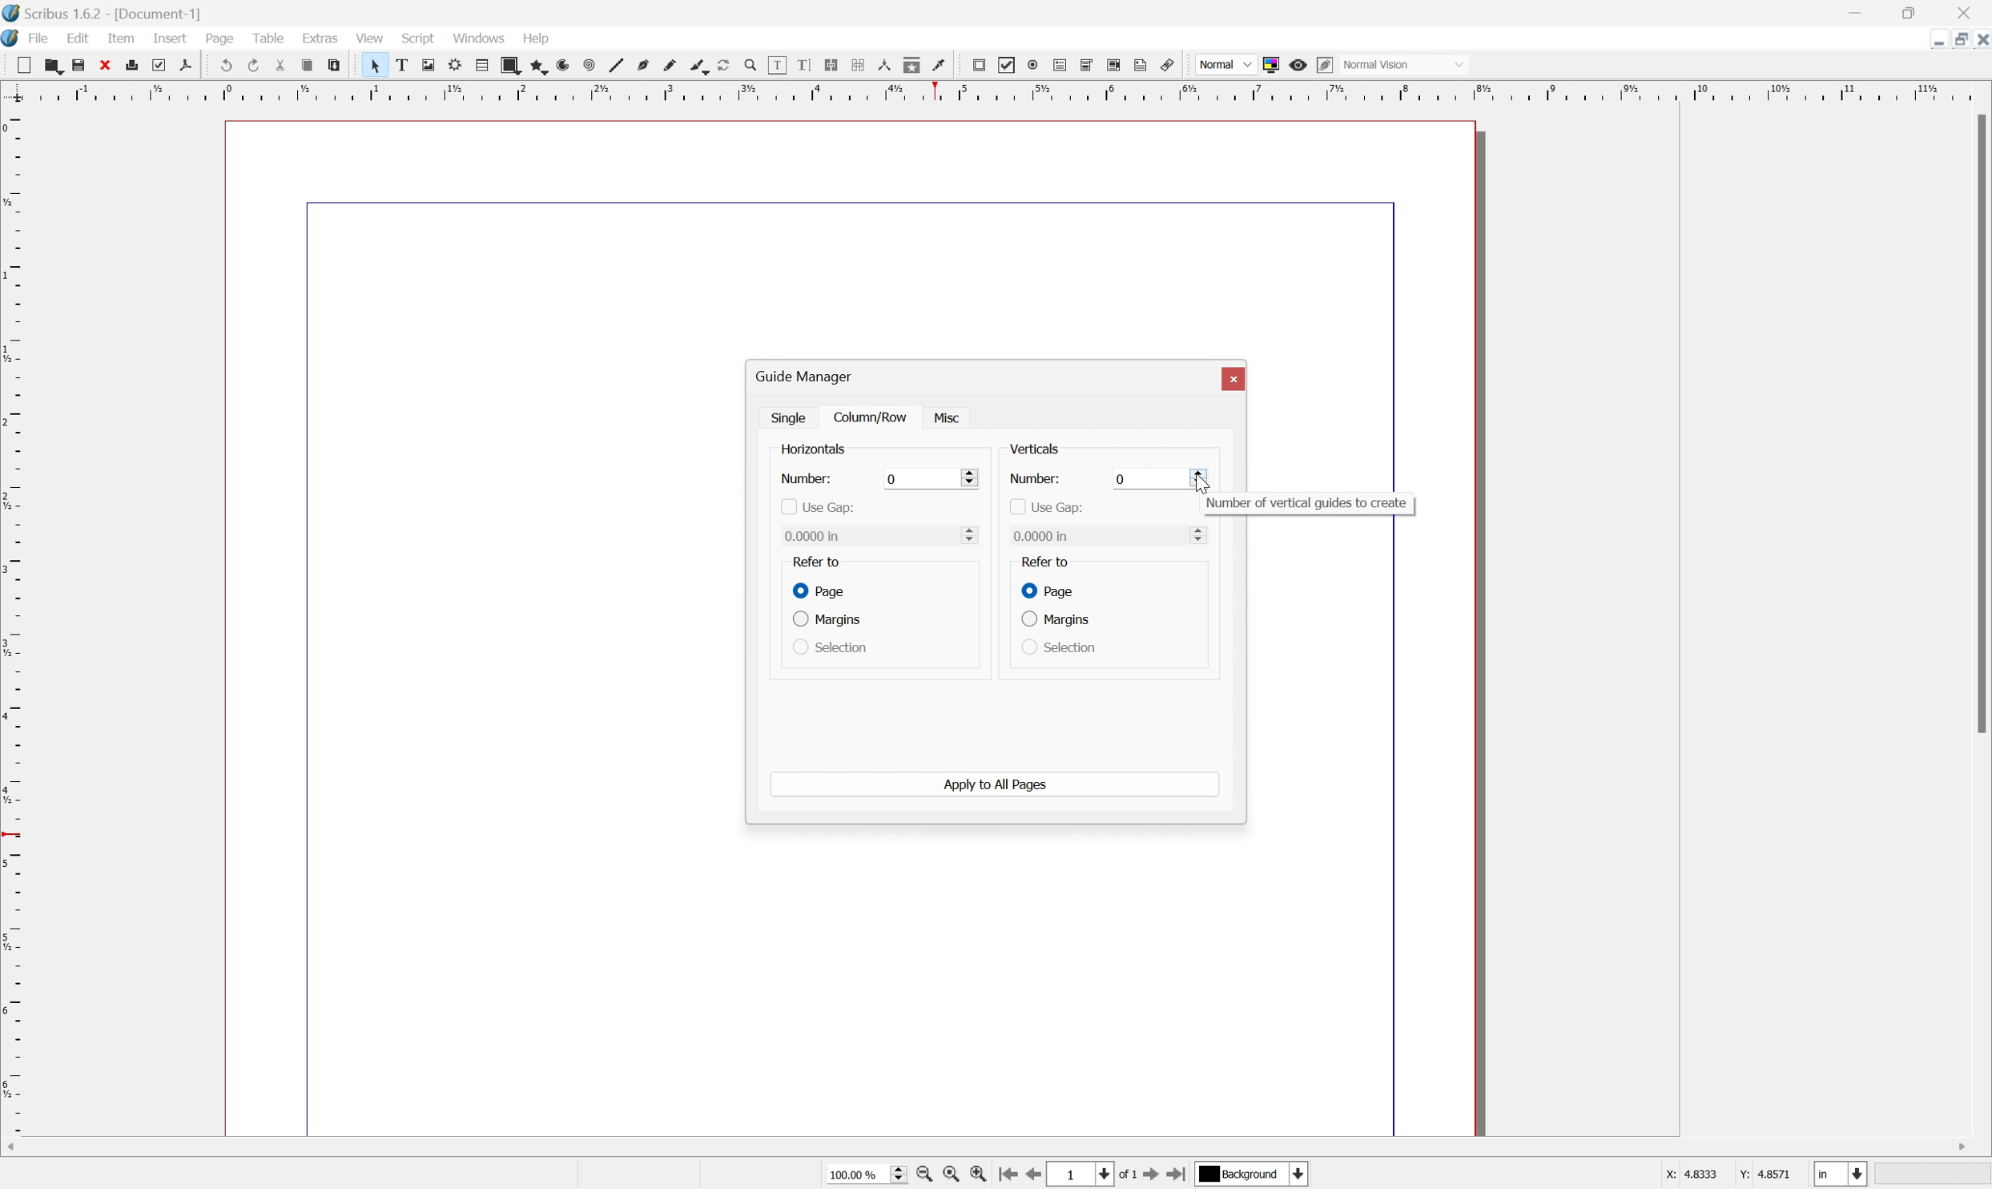  What do you see at coordinates (1979, 424) in the screenshot?
I see `scroll bar` at bounding box center [1979, 424].